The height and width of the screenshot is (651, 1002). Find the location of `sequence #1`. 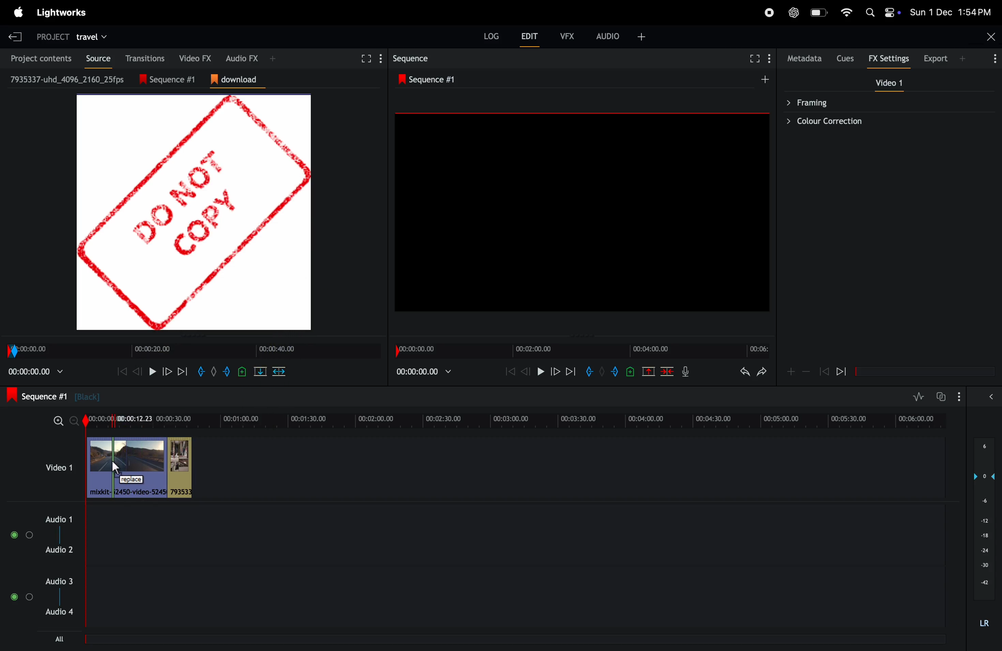

sequence #1 is located at coordinates (53, 396).